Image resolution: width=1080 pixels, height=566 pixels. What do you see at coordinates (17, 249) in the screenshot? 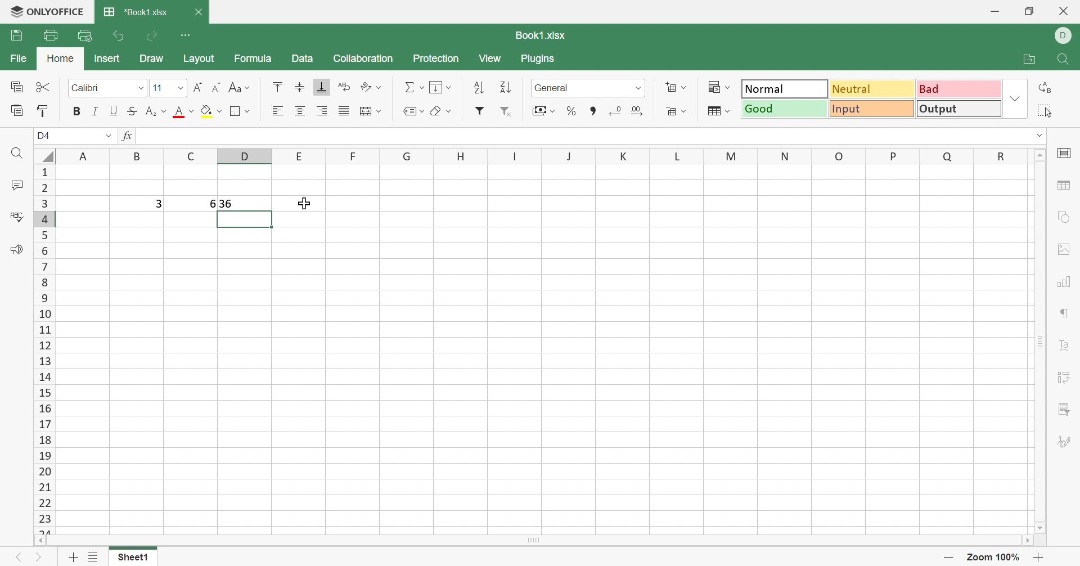
I see `Feedback & Support` at bounding box center [17, 249].